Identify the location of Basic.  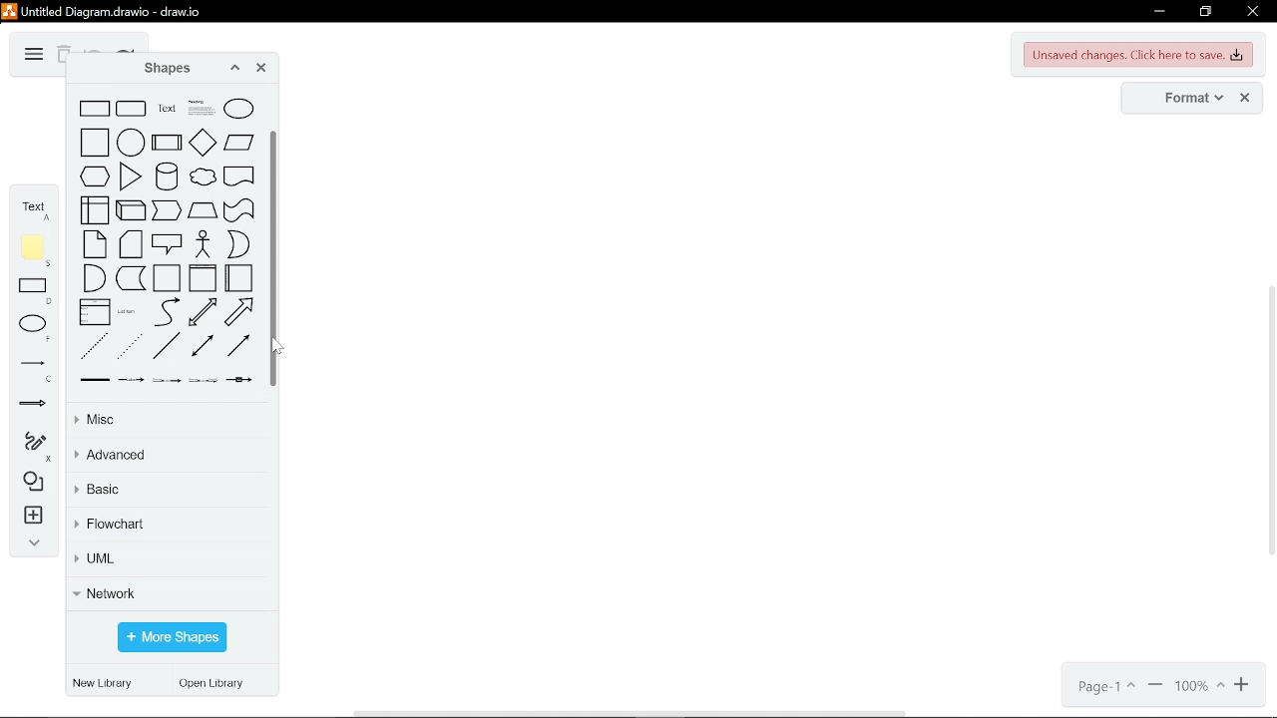
(165, 493).